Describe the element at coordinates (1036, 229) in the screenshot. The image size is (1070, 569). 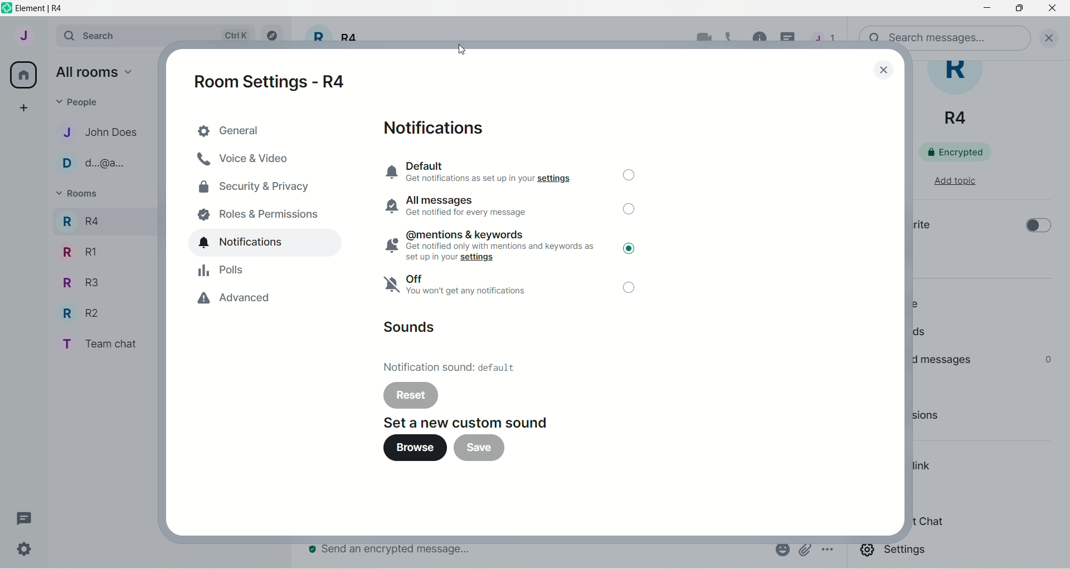
I see `toggle button` at that location.